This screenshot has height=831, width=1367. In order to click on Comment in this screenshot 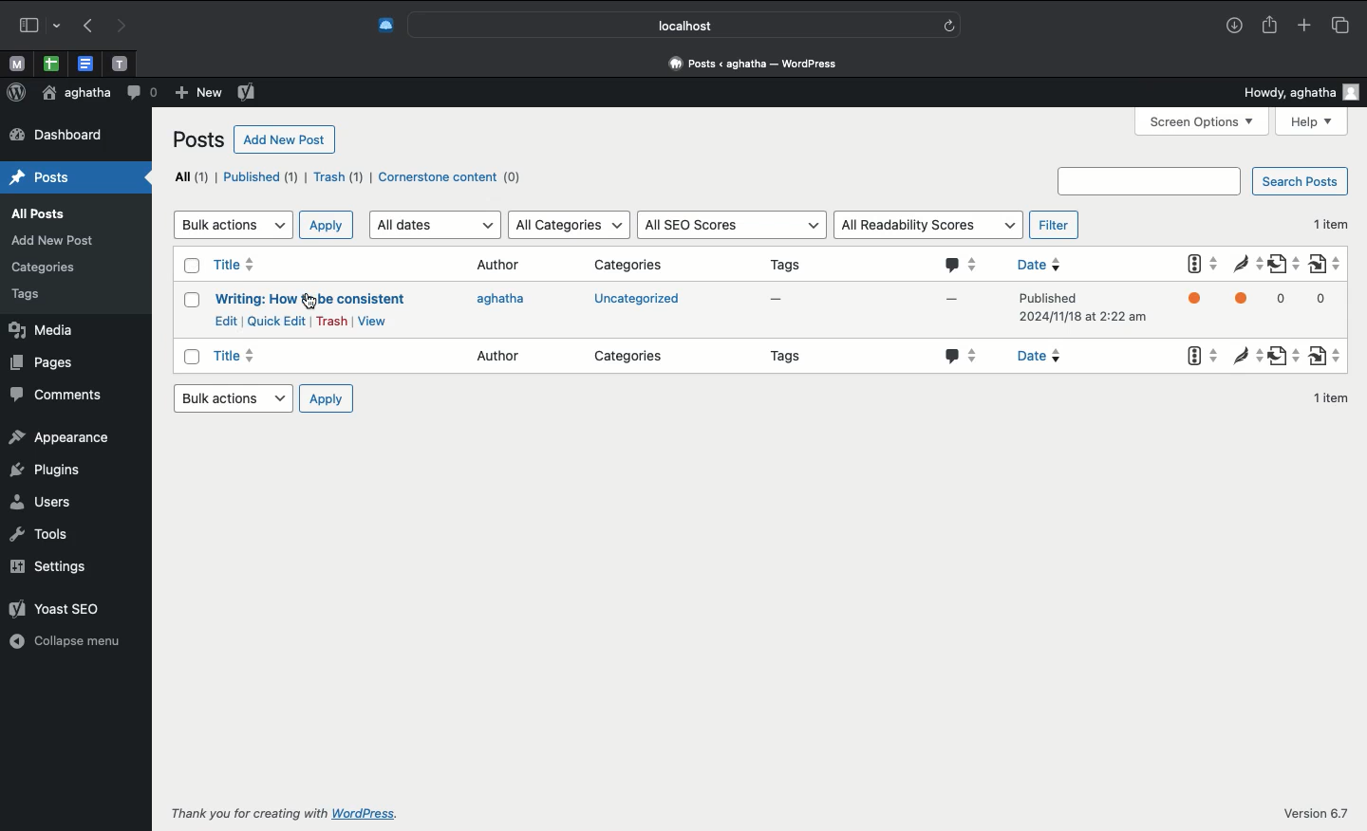, I will do `click(141, 91)`.